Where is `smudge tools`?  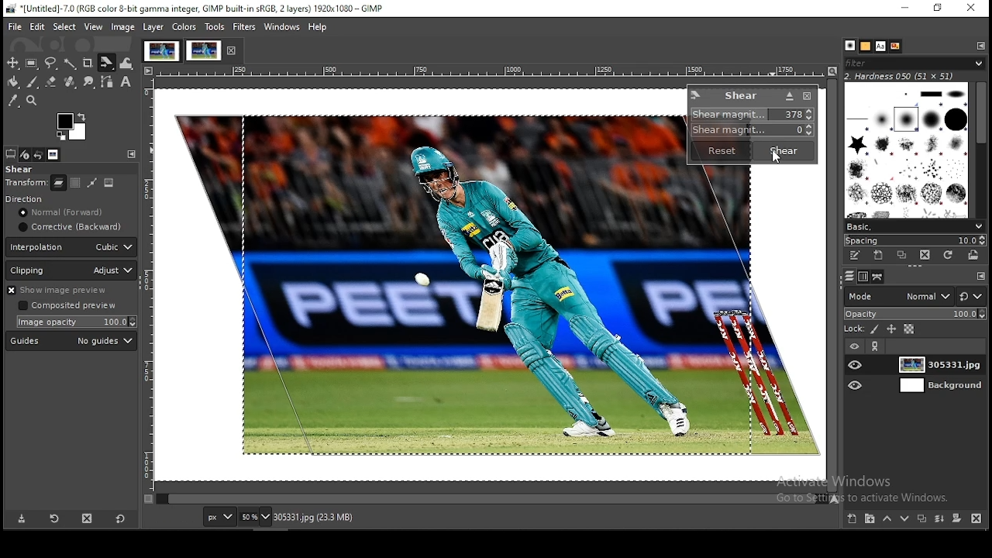
smudge tools is located at coordinates (88, 81).